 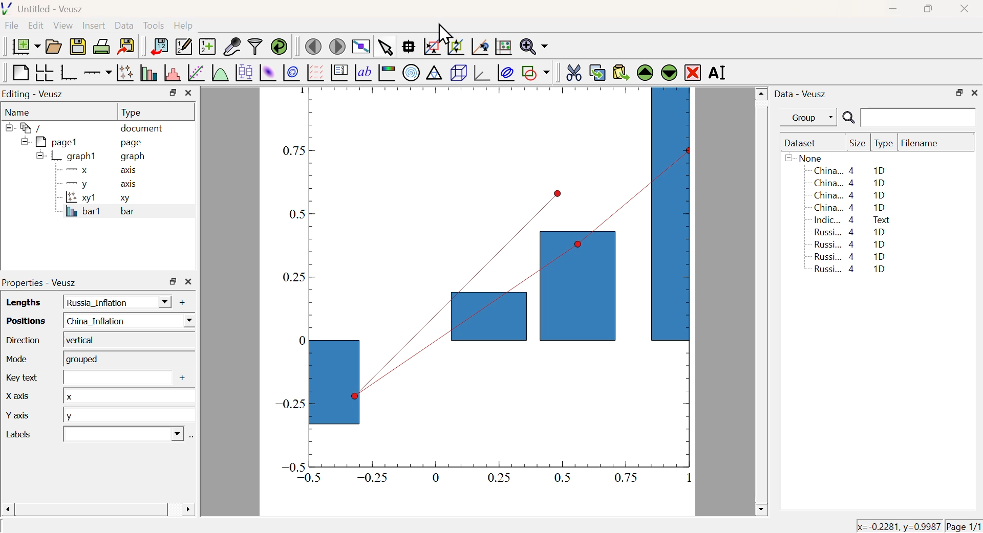 What do you see at coordinates (359, 48) in the screenshot?
I see `View plot fullscreen` at bounding box center [359, 48].